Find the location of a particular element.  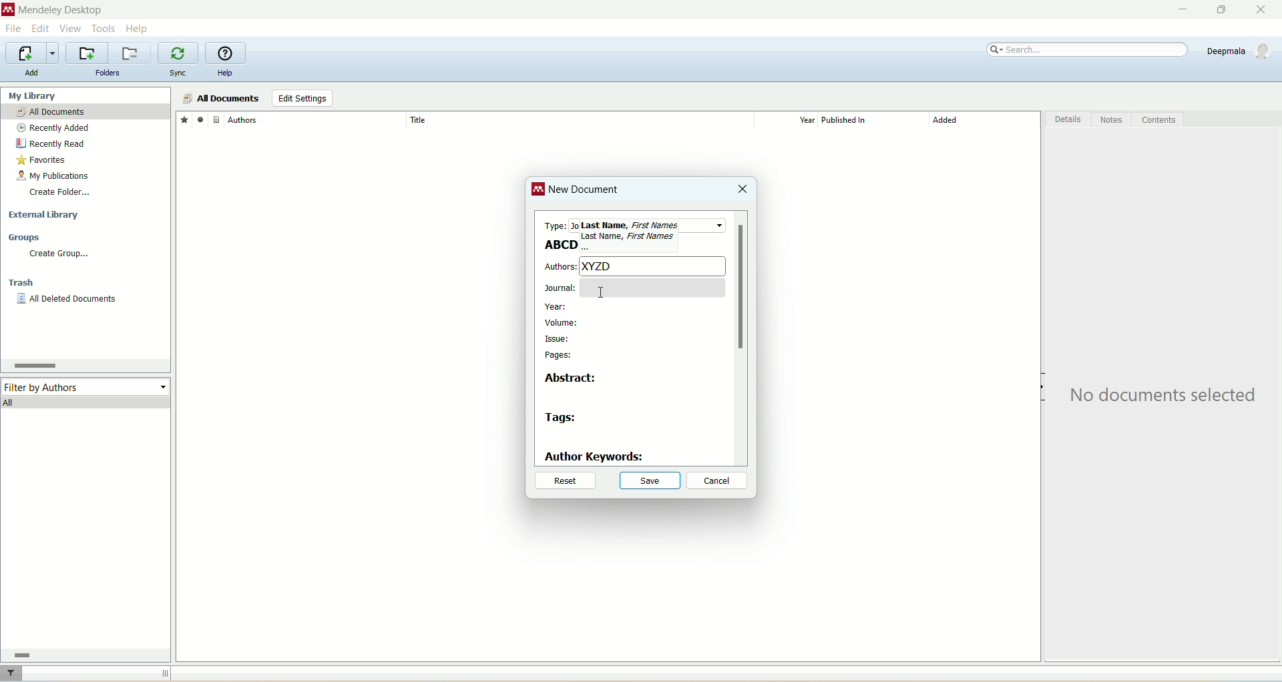

my library is located at coordinates (34, 95).